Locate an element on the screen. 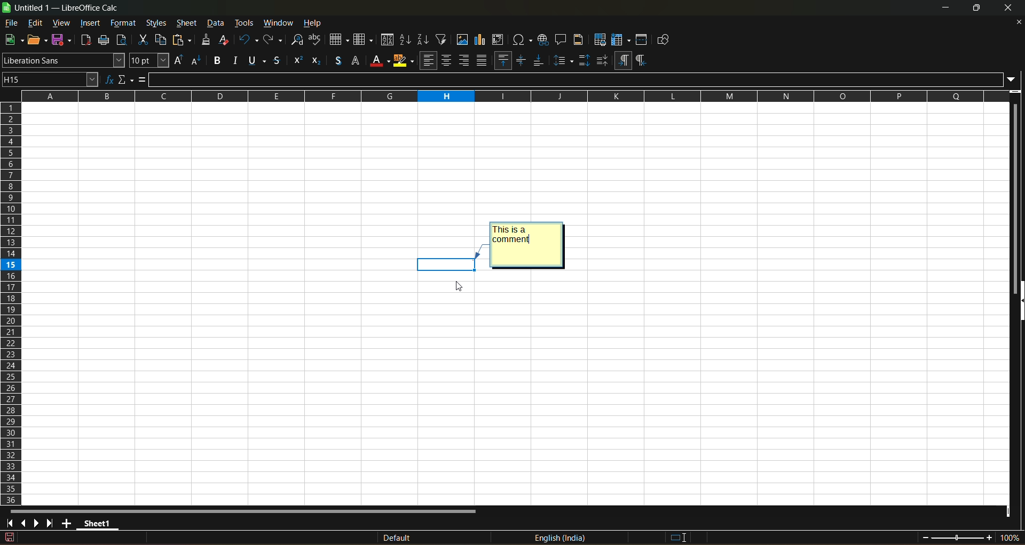 Image resolution: width=1025 pixels, height=545 pixels. unmerge cells is located at coordinates (468, 60).